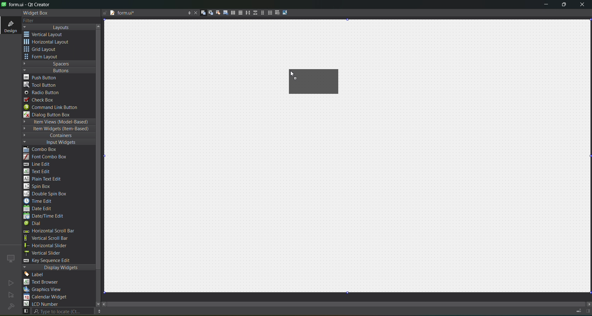 The height and width of the screenshot is (316, 592). Describe the element at coordinates (57, 70) in the screenshot. I see `buttons` at that location.